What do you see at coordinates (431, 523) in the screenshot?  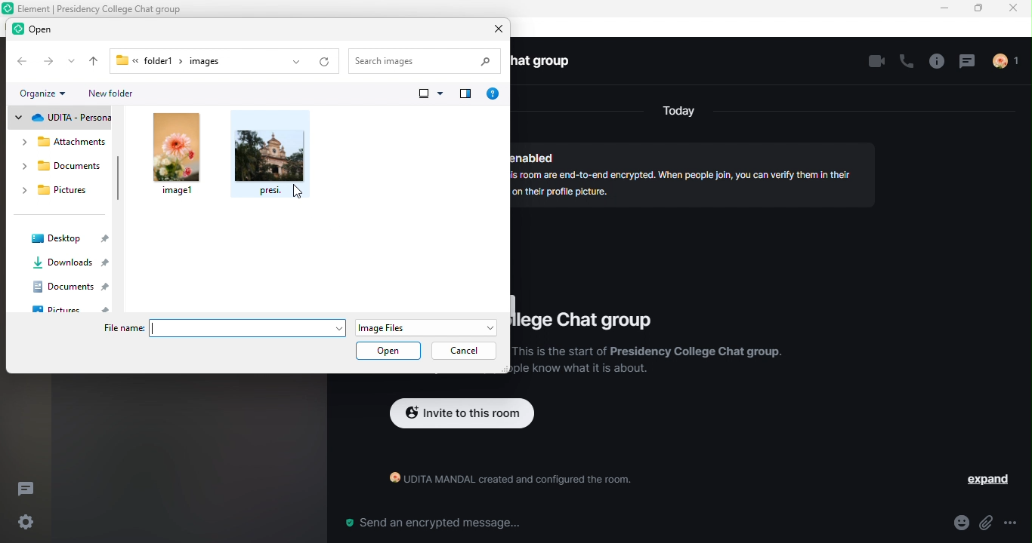 I see `send an encrypted message` at bounding box center [431, 523].